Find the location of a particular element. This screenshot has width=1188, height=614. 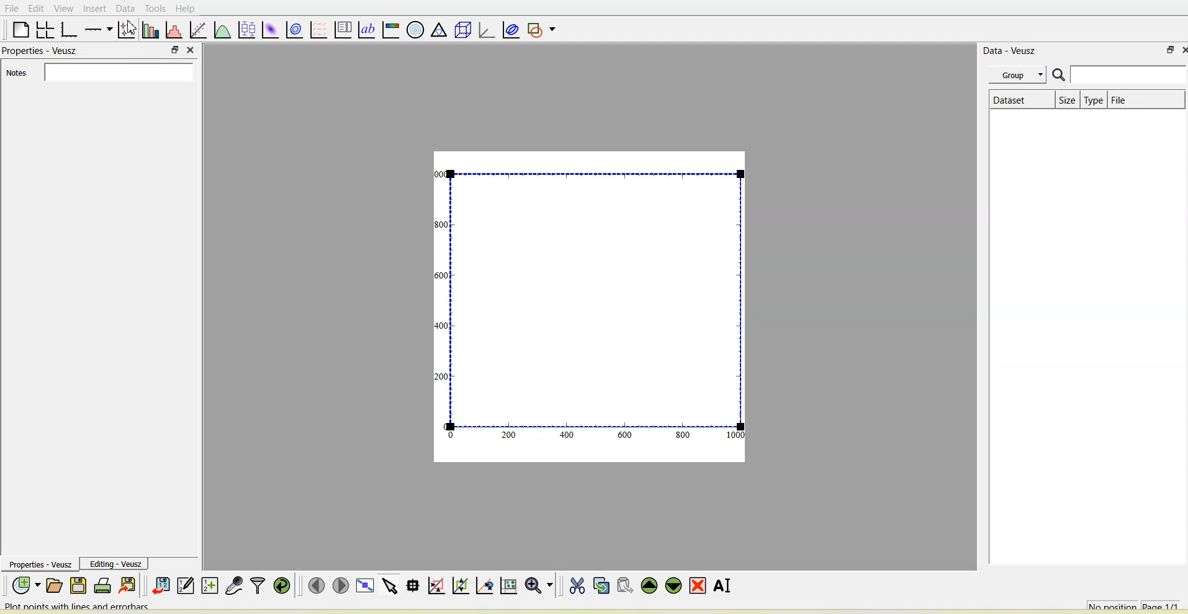

800 is located at coordinates (682, 435).